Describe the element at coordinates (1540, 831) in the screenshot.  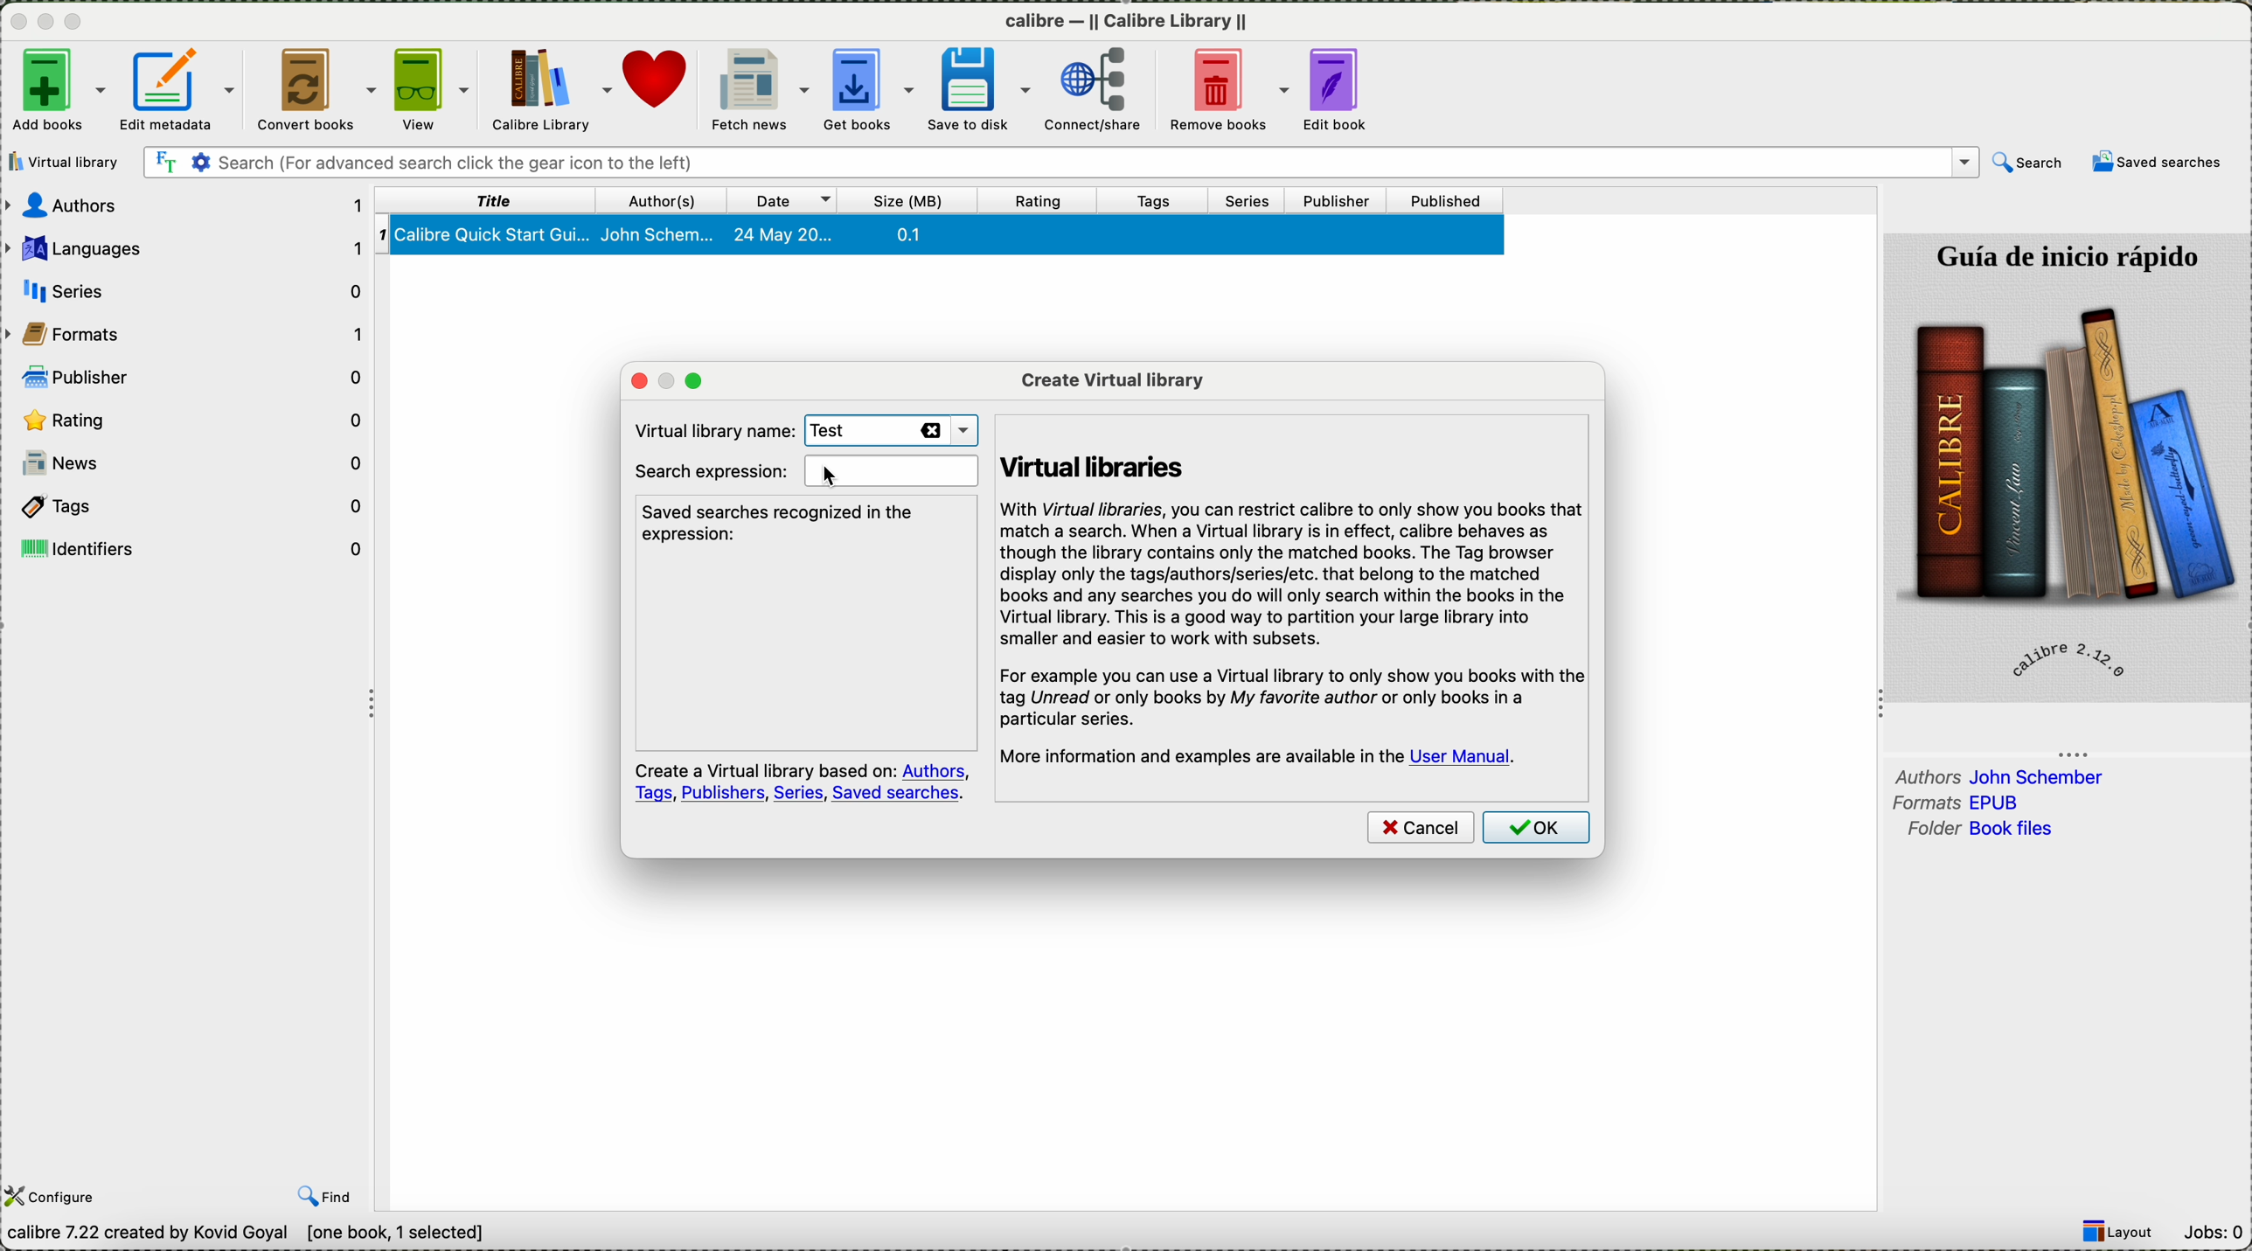
I see `OK button` at that location.